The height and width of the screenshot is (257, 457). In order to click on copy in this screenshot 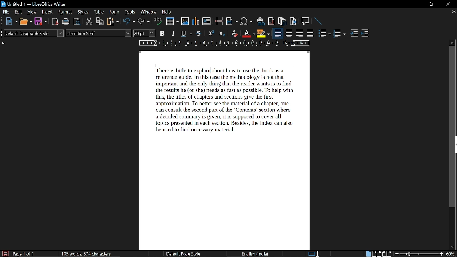, I will do `click(100, 22)`.